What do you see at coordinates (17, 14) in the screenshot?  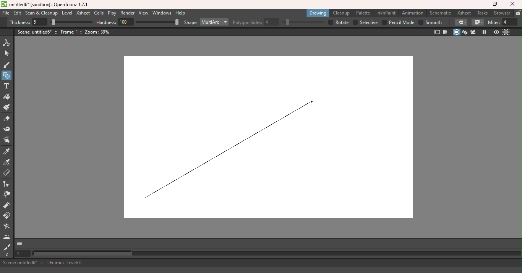 I see `Edit` at bounding box center [17, 14].